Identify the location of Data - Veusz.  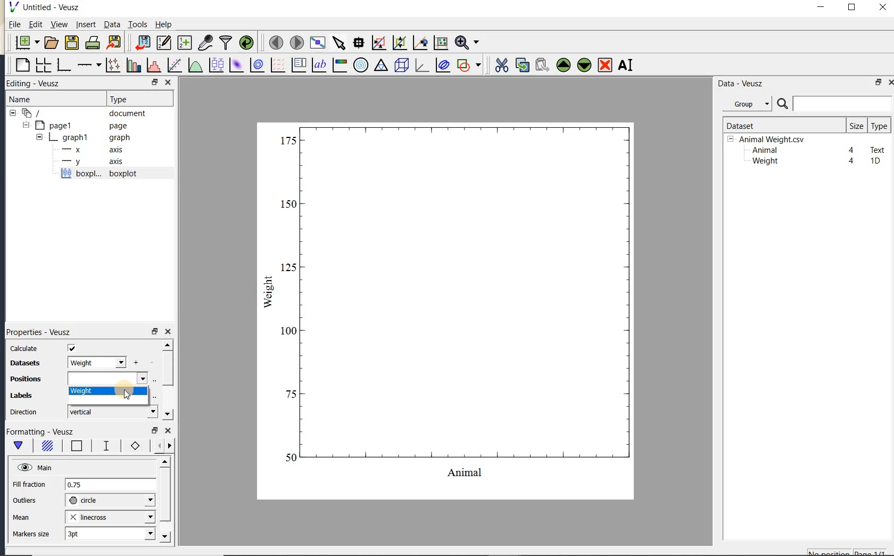
(750, 104).